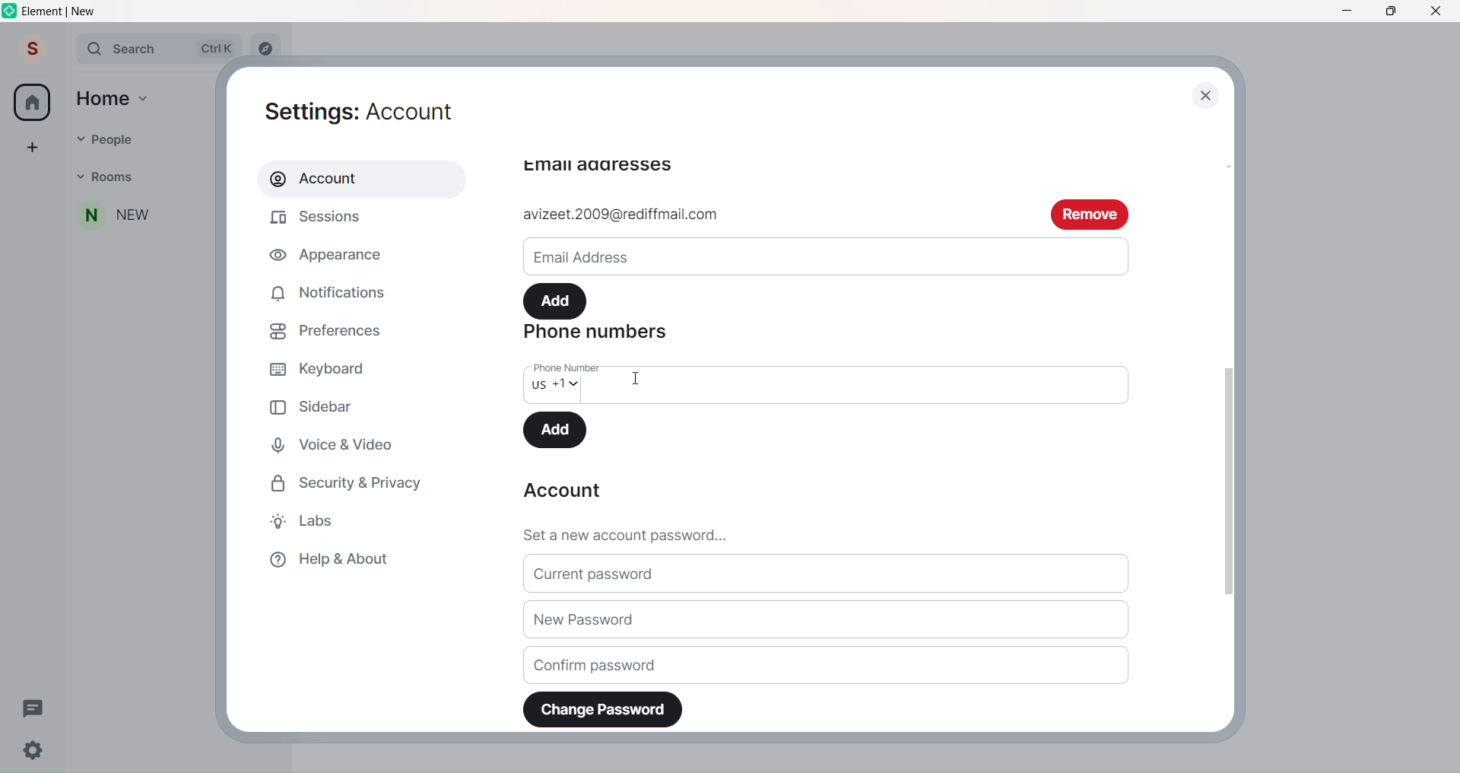 This screenshot has width=1460, height=773. Describe the element at coordinates (563, 366) in the screenshot. I see `phone number` at that location.